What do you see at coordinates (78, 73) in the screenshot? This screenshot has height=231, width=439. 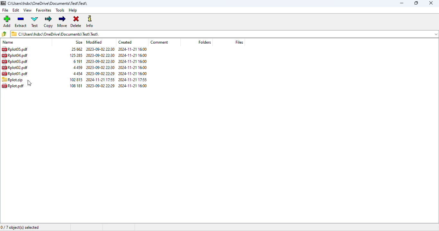 I see `4454` at bounding box center [78, 73].